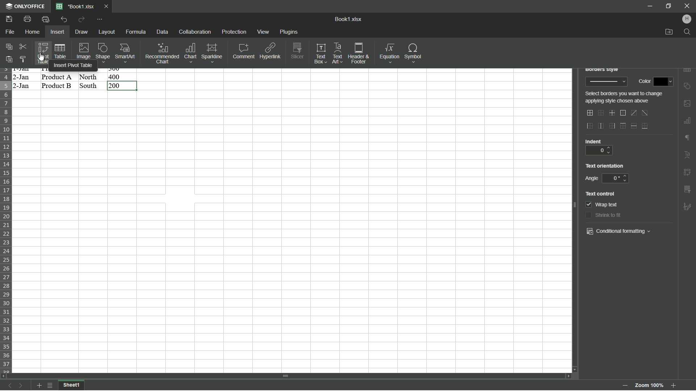 The image size is (696, 391). What do you see at coordinates (212, 54) in the screenshot?
I see `Sparkline` at bounding box center [212, 54].